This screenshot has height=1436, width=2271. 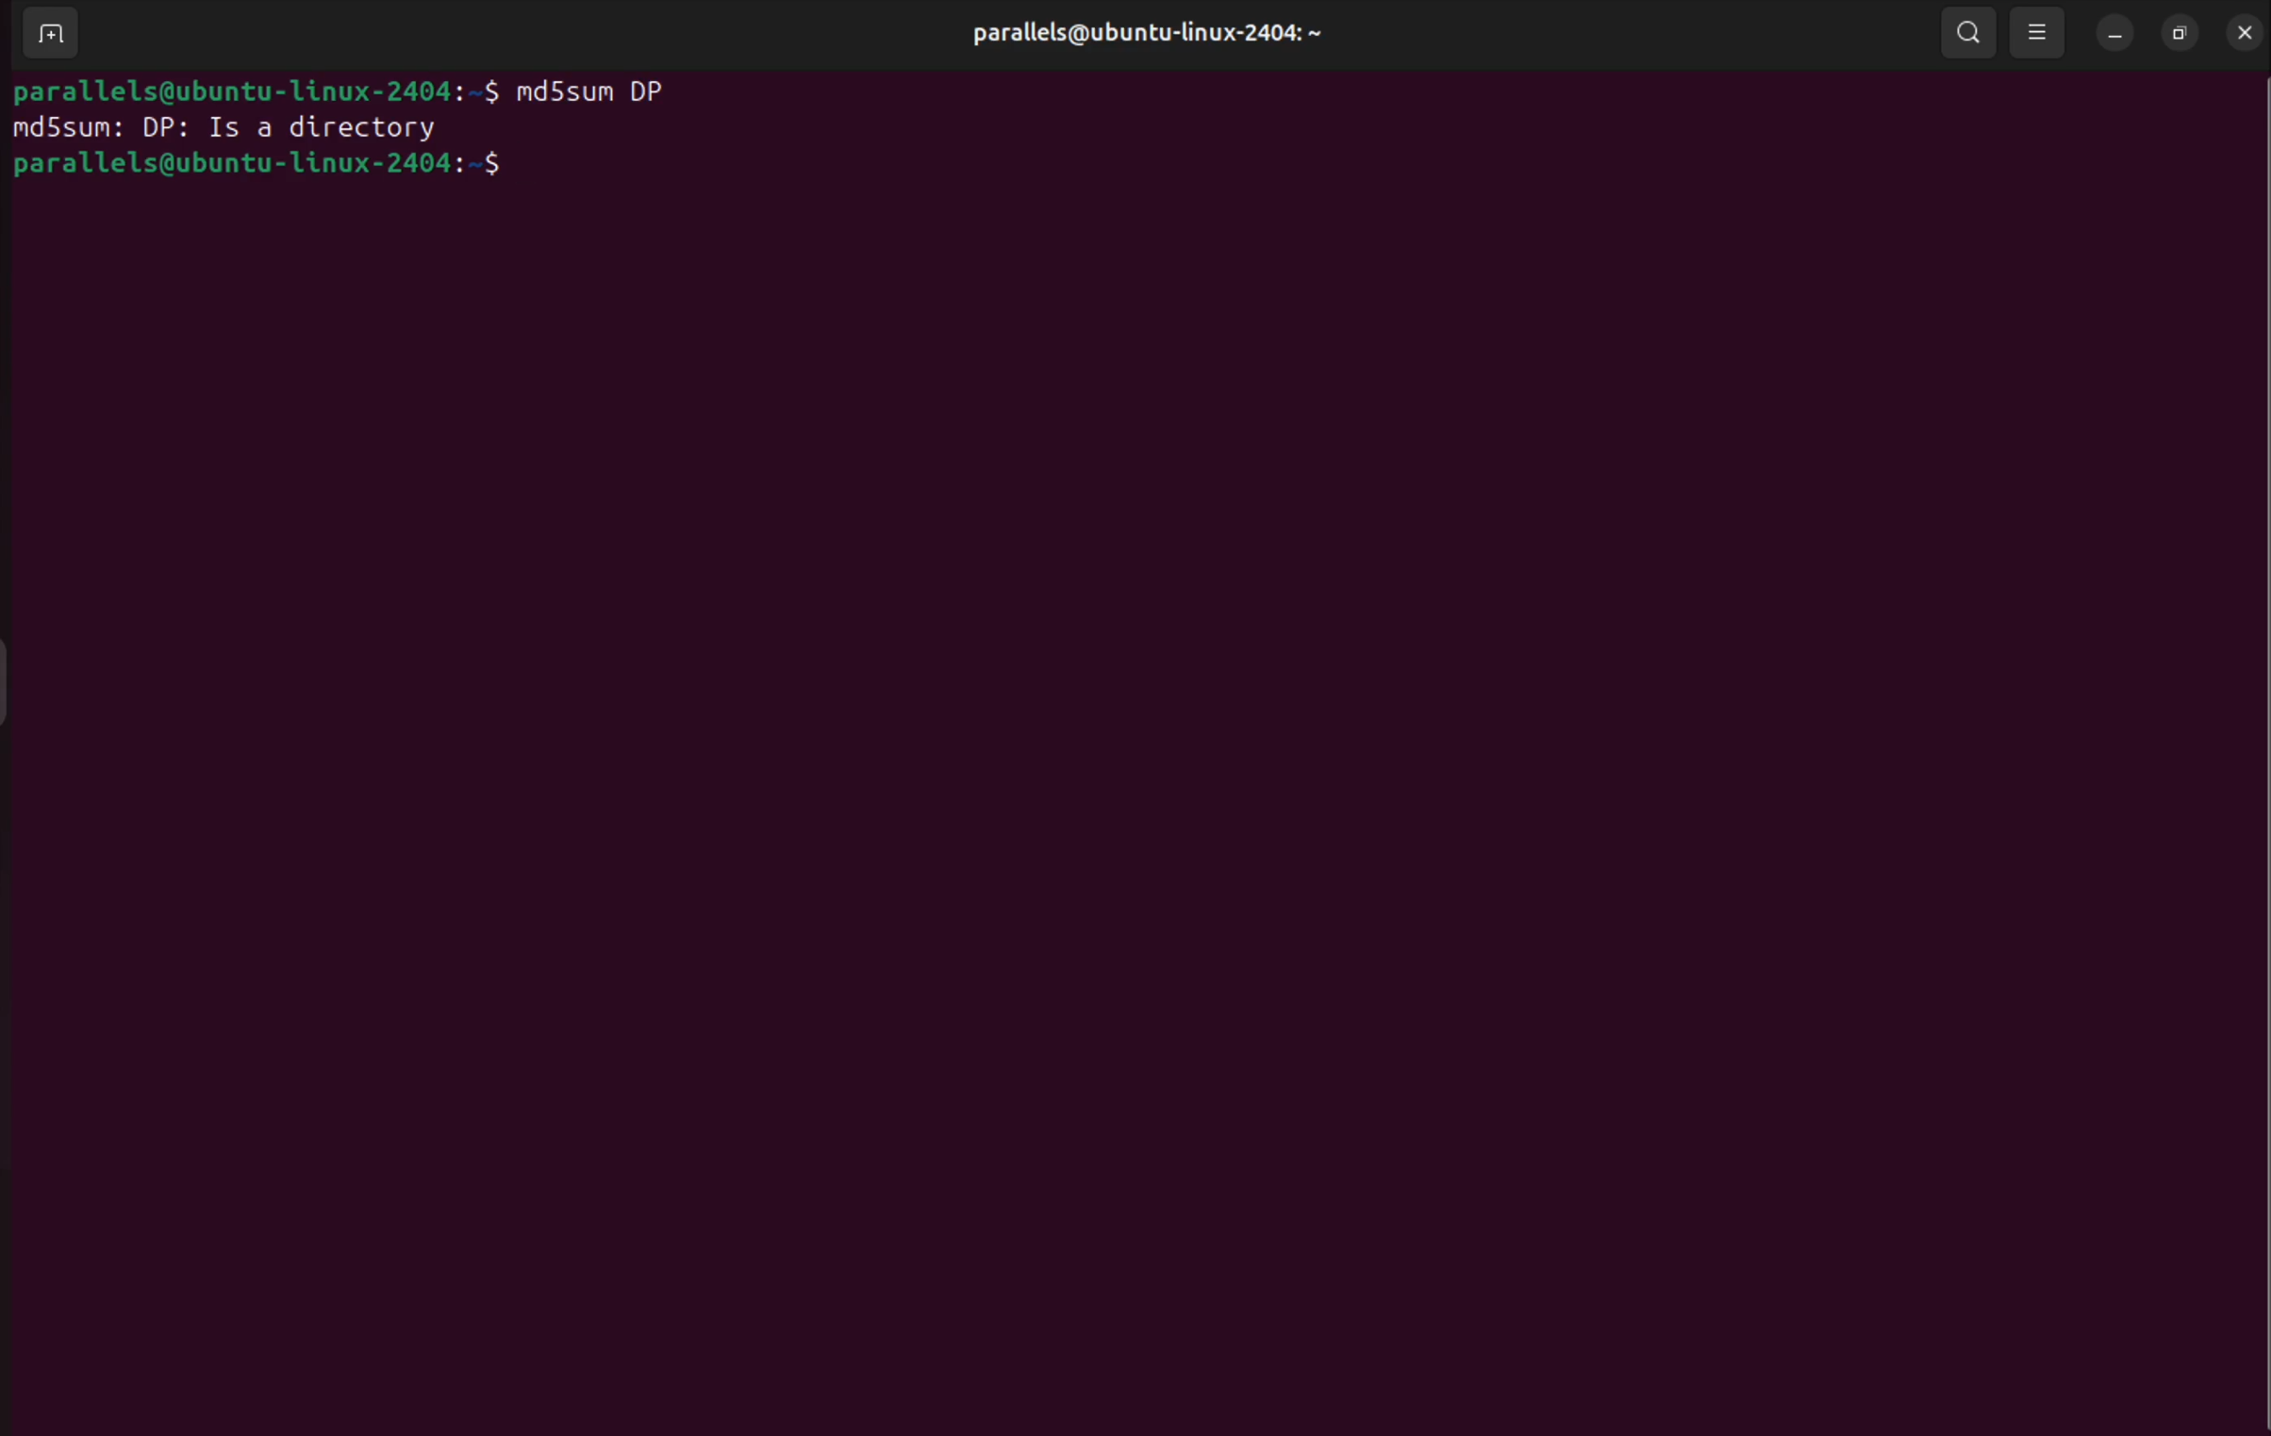 What do you see at coordinates (252, 89) in the screenshot?
I see `bash prompt` at bounding box center [252, 89].